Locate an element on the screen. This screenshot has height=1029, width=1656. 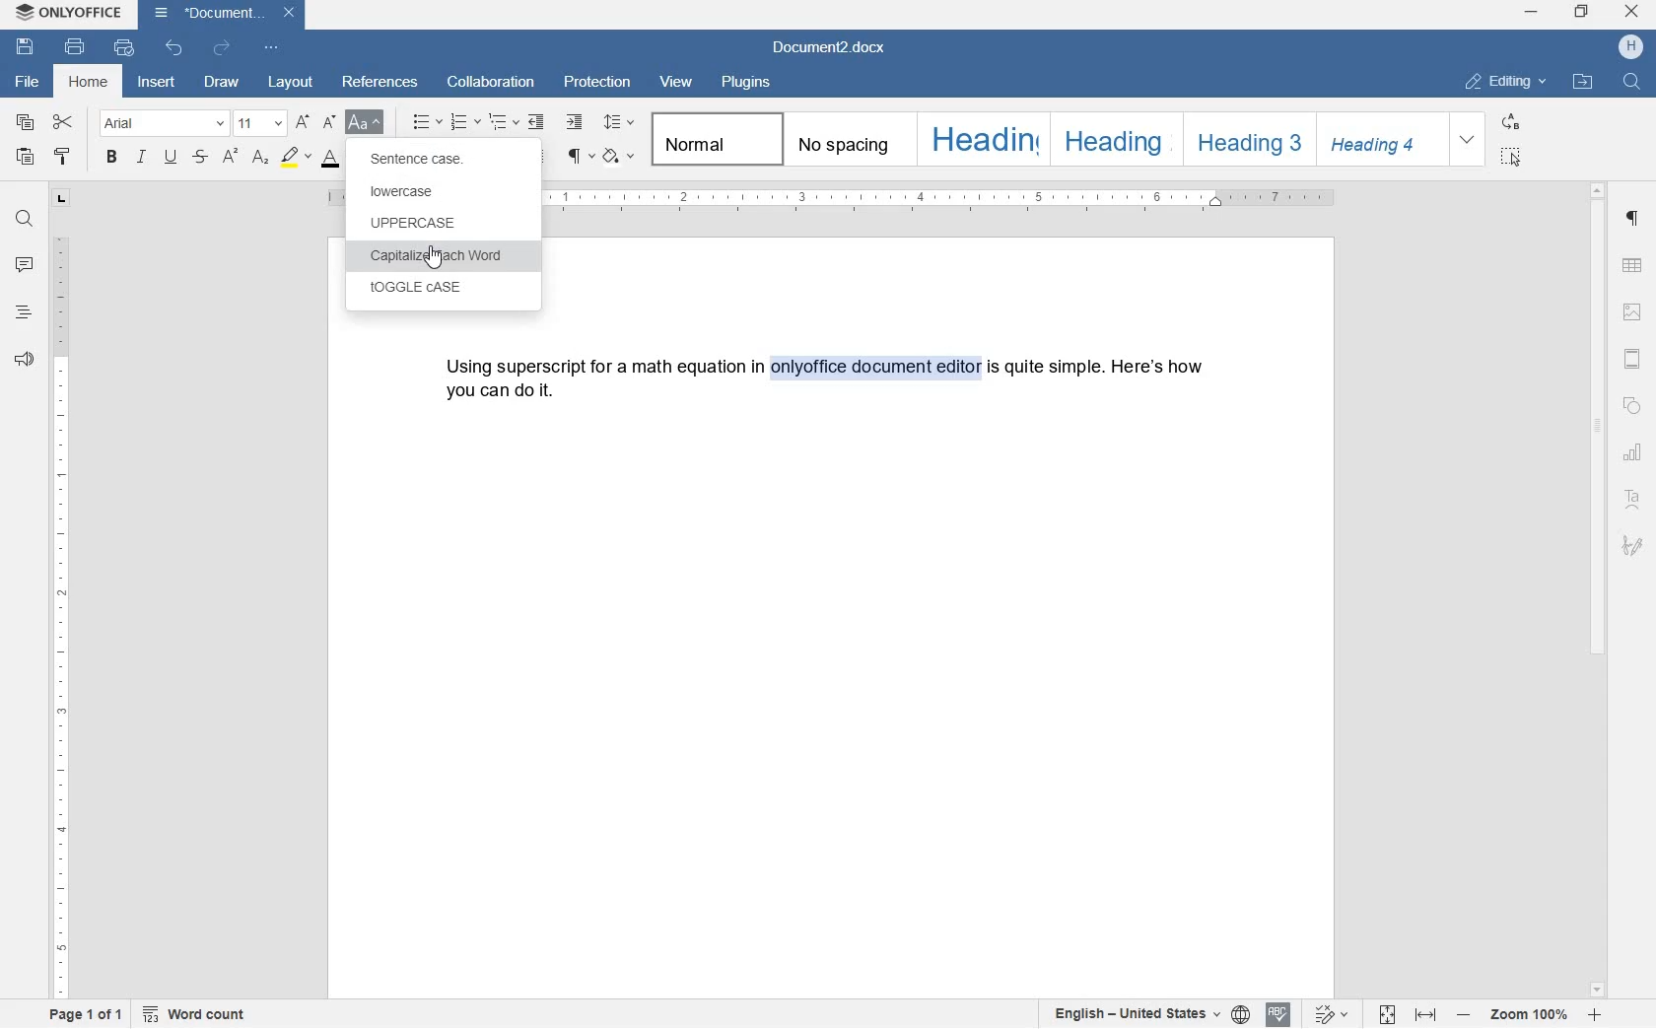
numbering is located at coordinates (464, 121).